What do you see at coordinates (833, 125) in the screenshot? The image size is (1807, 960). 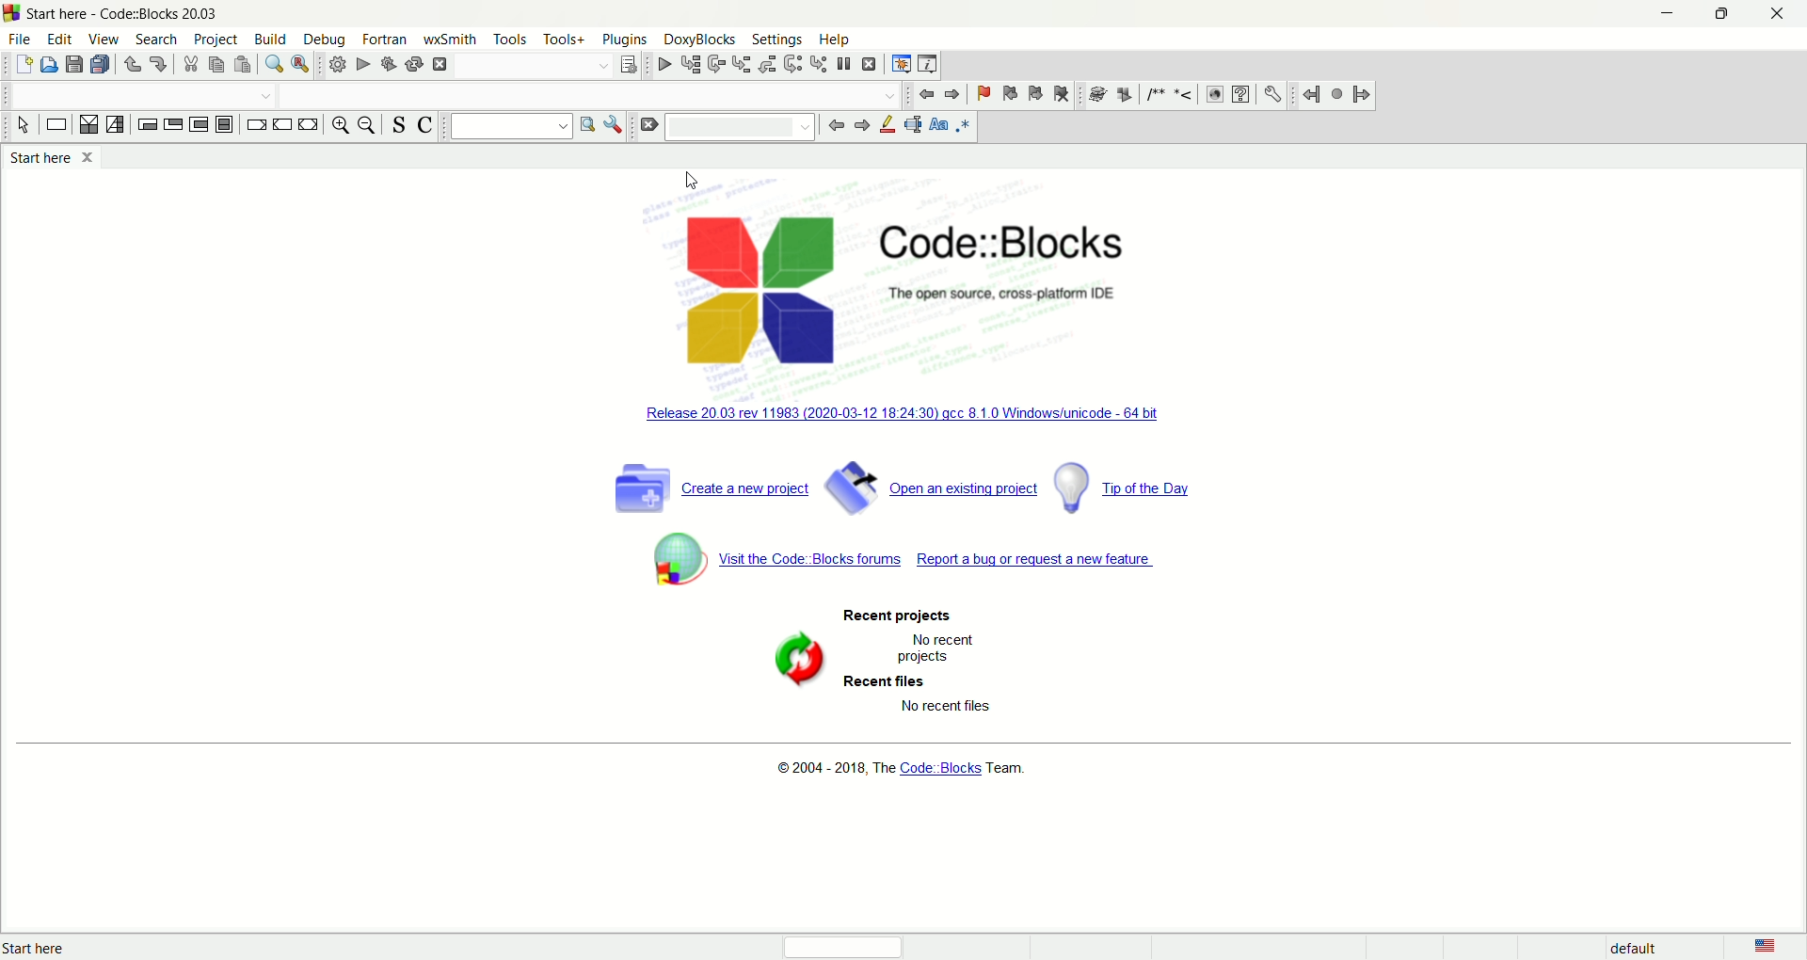 I see `go back` at bounding box center [833, 125].